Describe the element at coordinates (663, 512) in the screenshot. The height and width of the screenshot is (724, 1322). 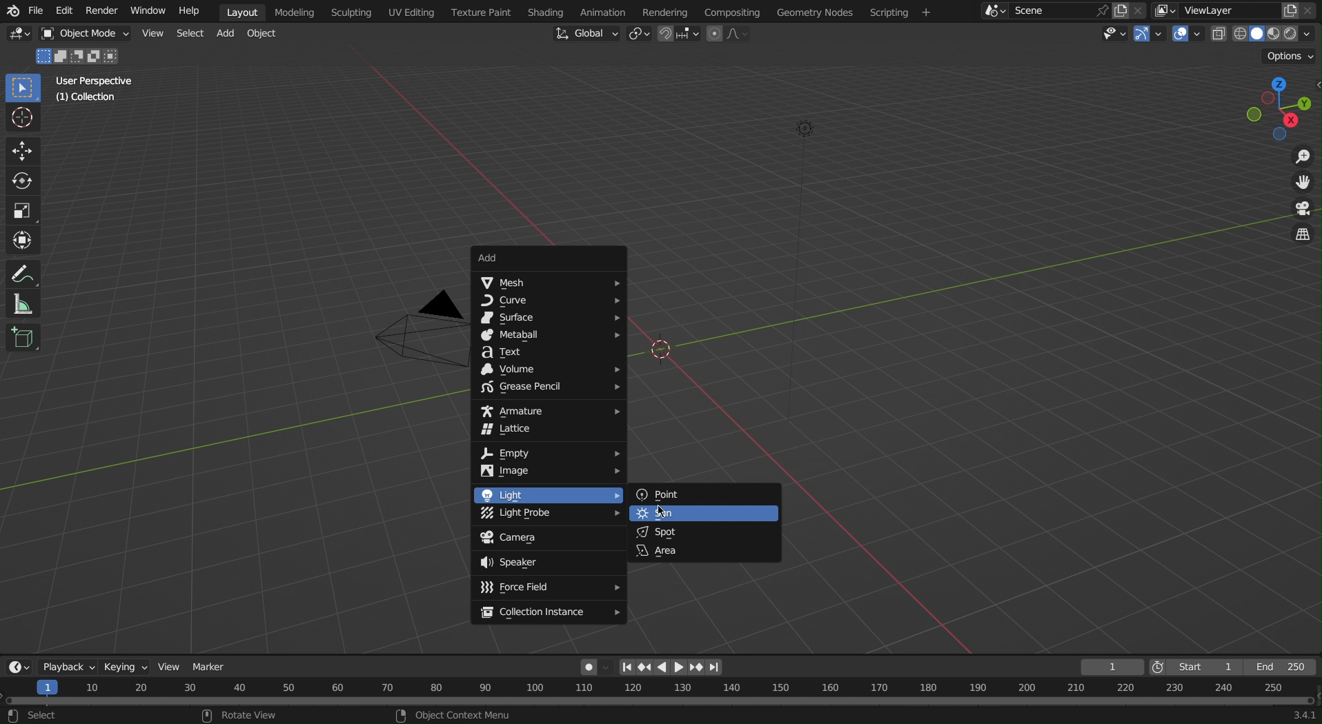
I see `Cursor` at that location.